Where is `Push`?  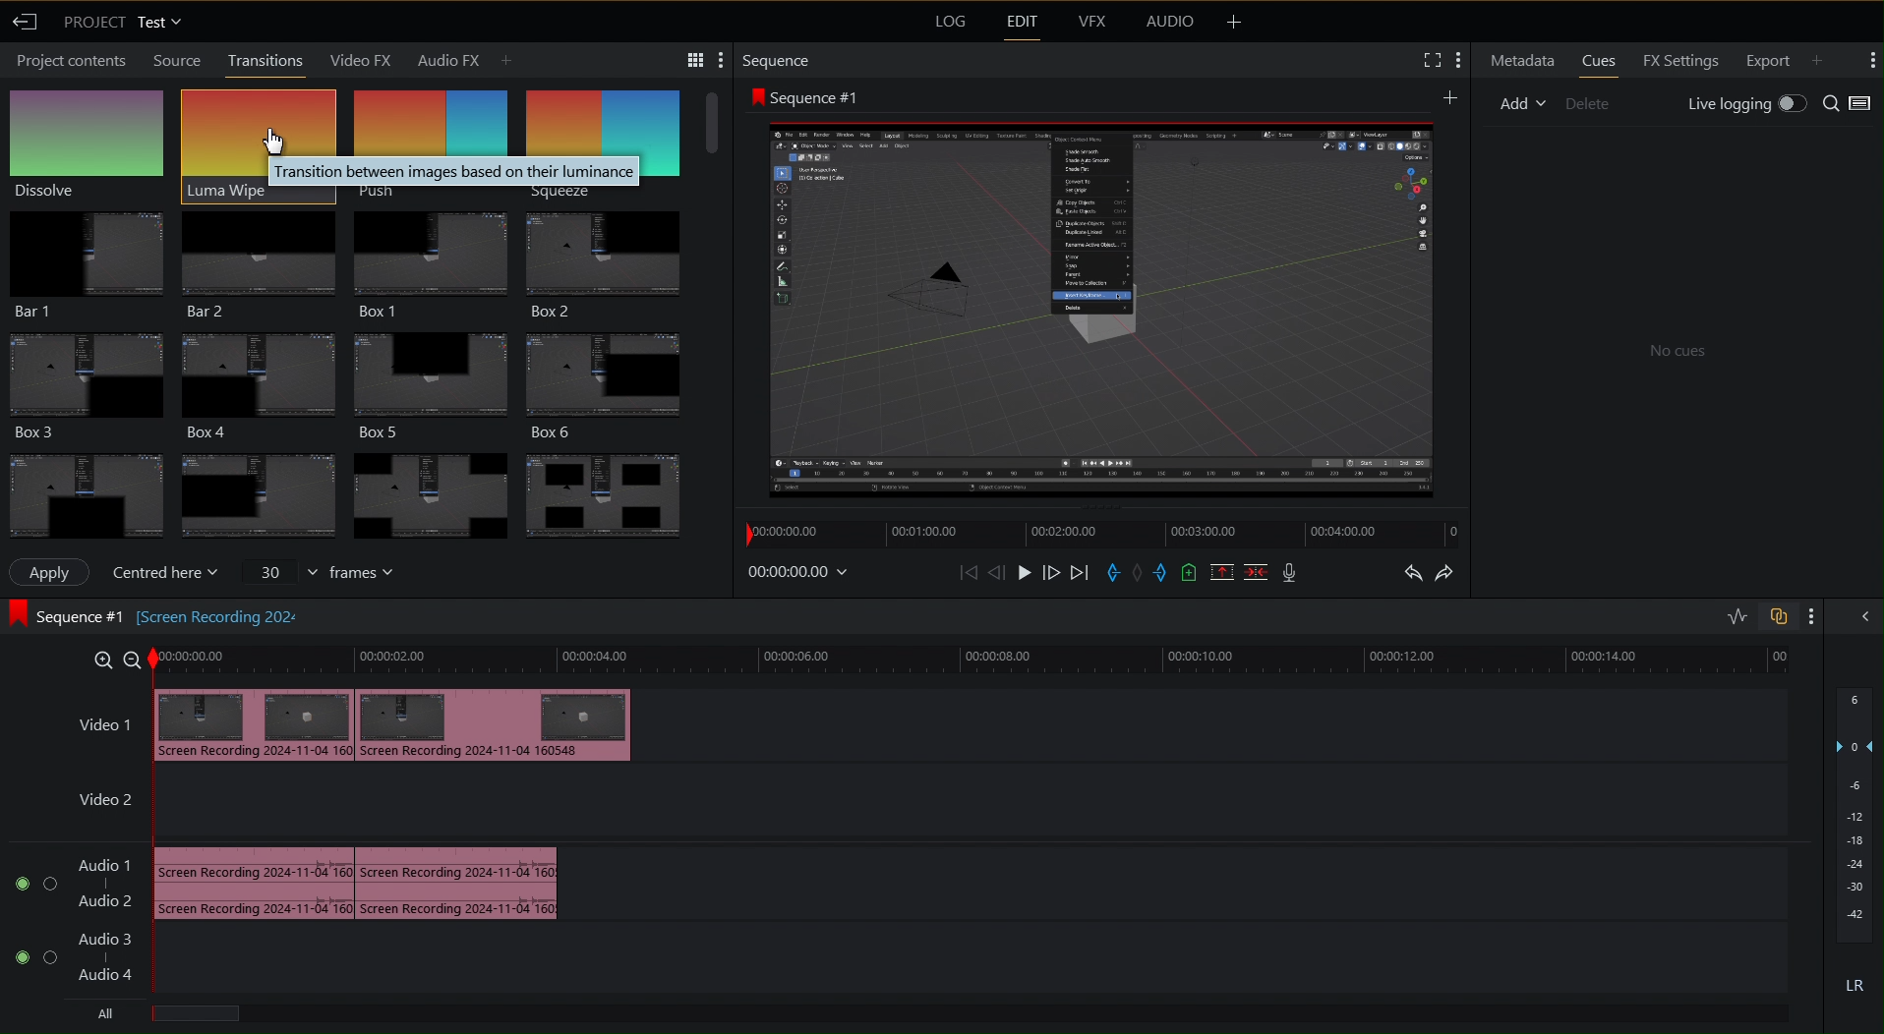 Push is located at coordinates (432, 111).